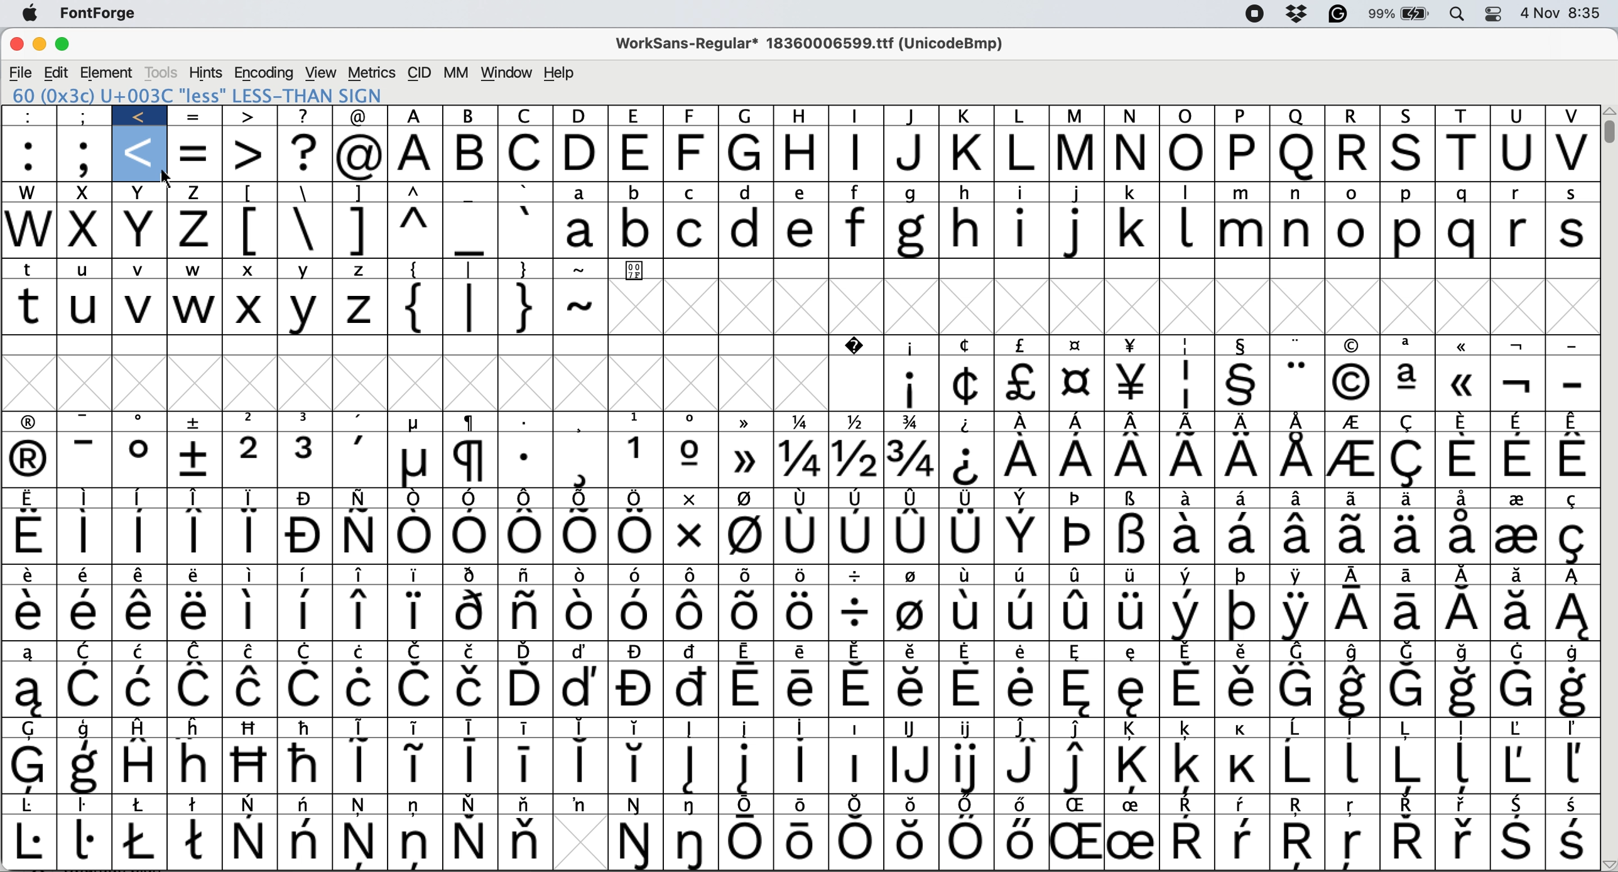  What do you see at coordinates (525, 762) in the screenshot?
I see `Symbol` at bounding box center [525, 762].